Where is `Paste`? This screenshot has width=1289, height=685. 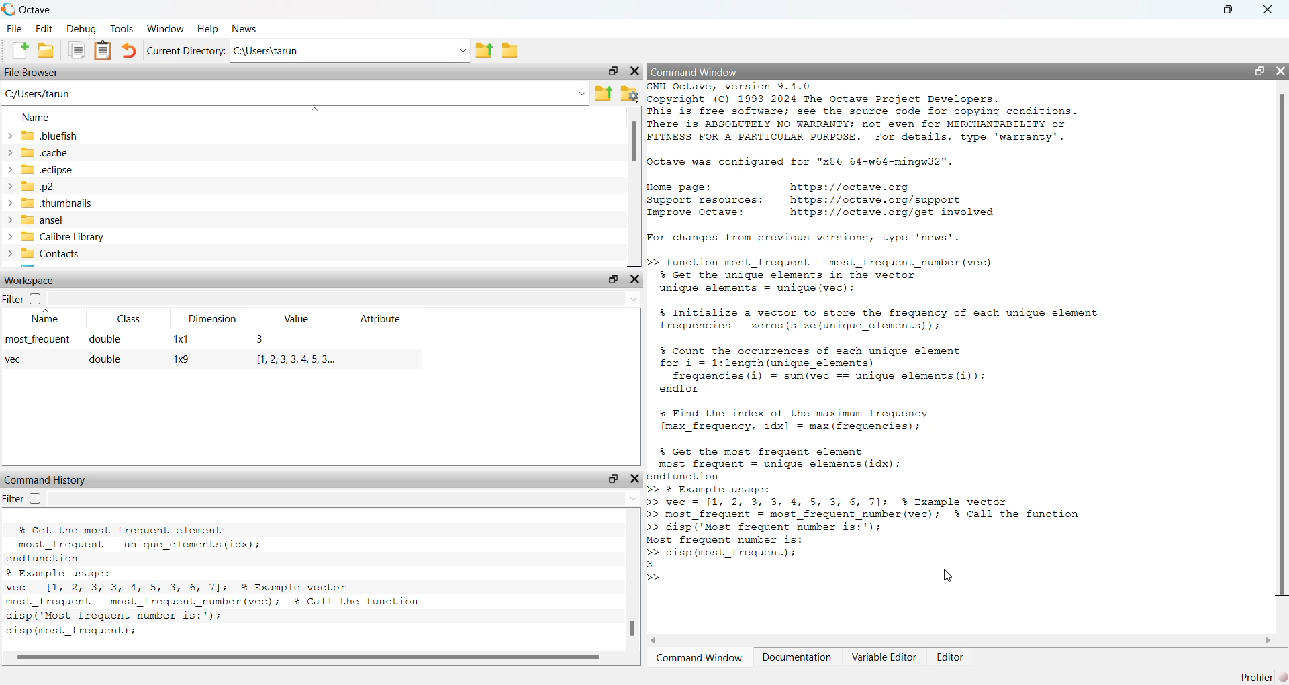
Paste is located at coordinates (102, 51).